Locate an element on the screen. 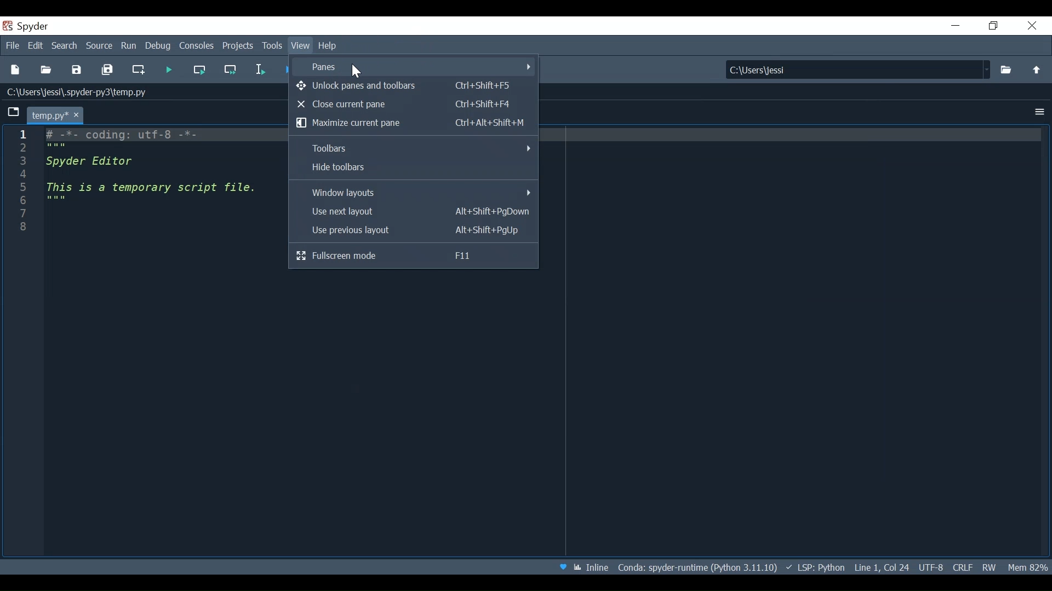  Browse tabs is located at coordinates (15, 114).